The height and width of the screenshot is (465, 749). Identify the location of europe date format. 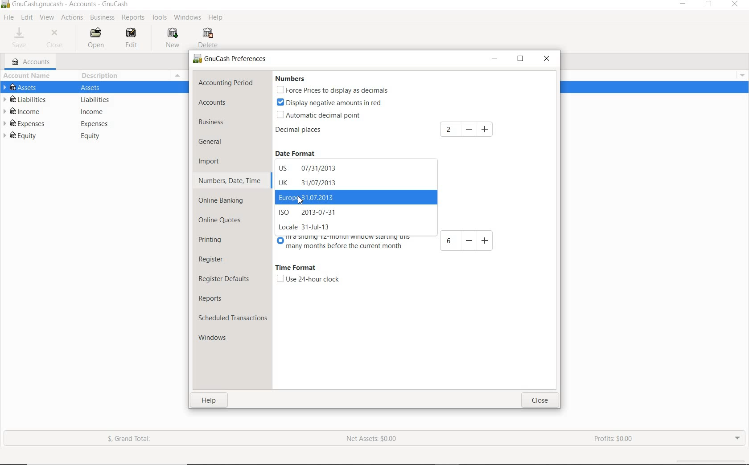
(313, 197).